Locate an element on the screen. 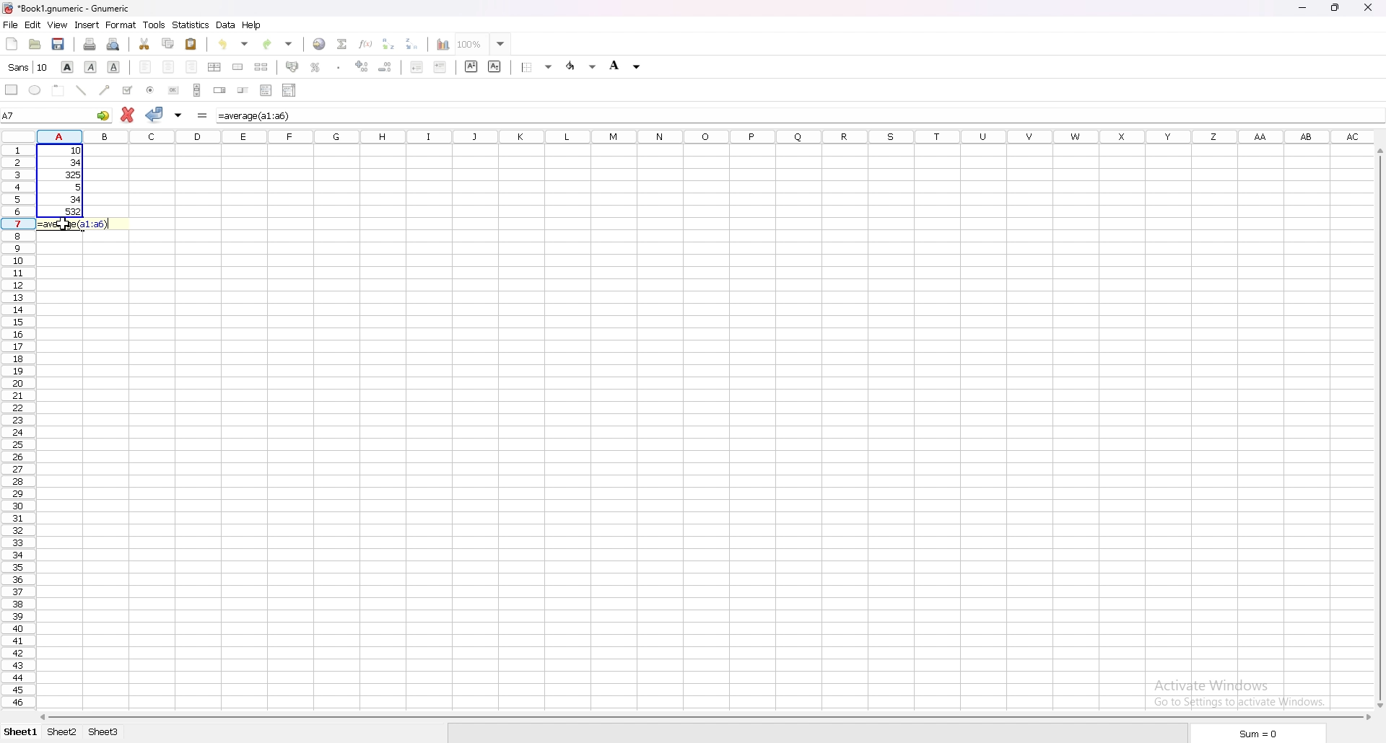  thousands separator is located at coordinates (338, 68).